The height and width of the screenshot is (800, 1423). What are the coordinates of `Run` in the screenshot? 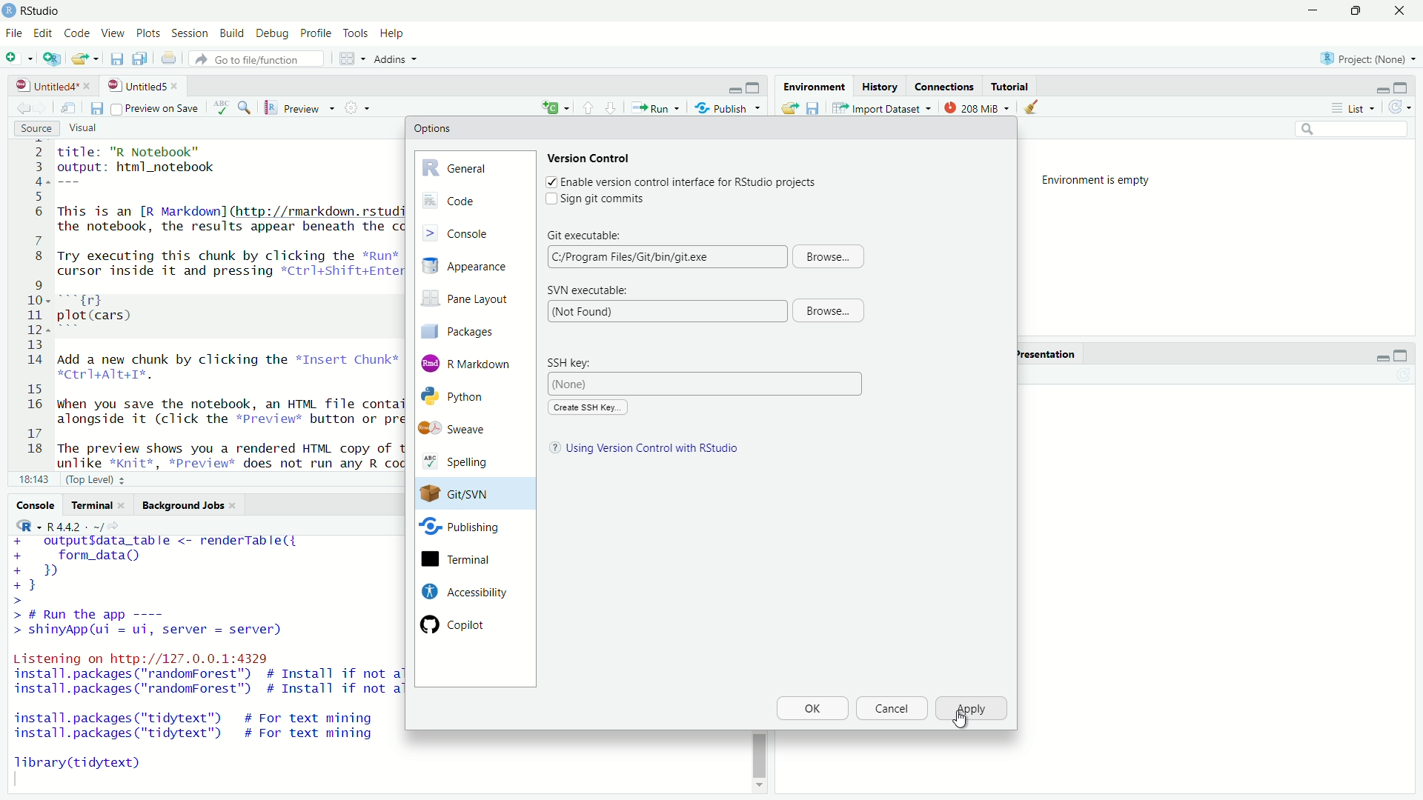 It's located at (654, 107).